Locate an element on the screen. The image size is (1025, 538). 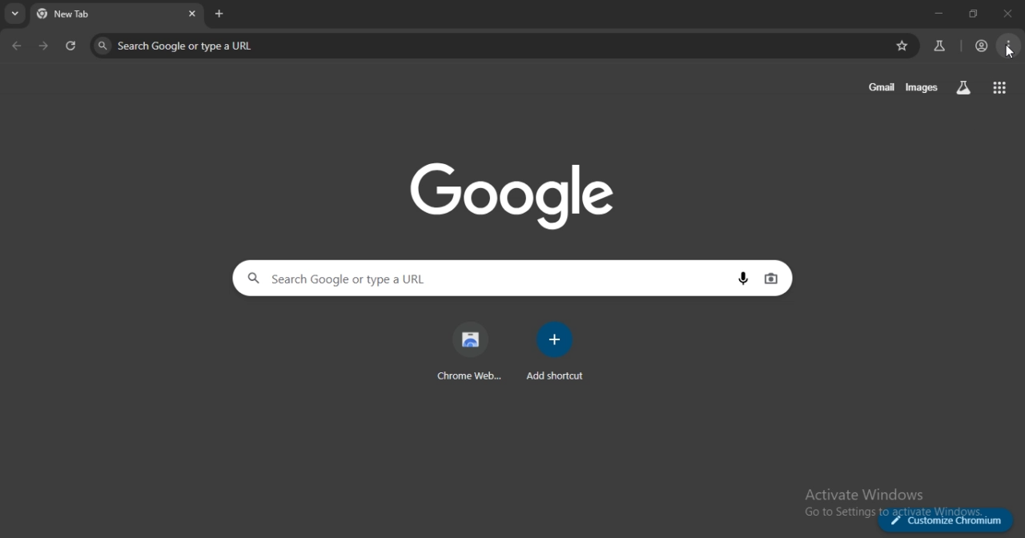
gmail is located at coordinates (879, 86).